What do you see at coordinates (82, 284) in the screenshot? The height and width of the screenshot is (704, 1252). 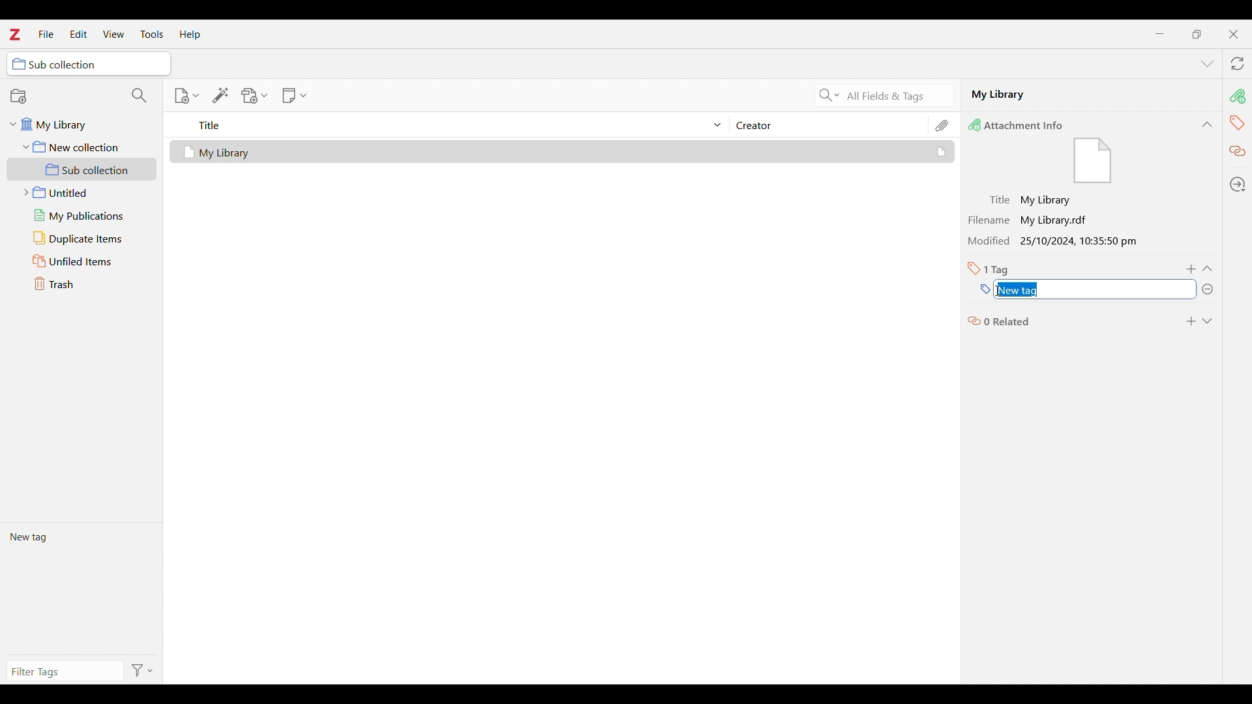 I see `Trash folder` at bounding box center [82, 284].